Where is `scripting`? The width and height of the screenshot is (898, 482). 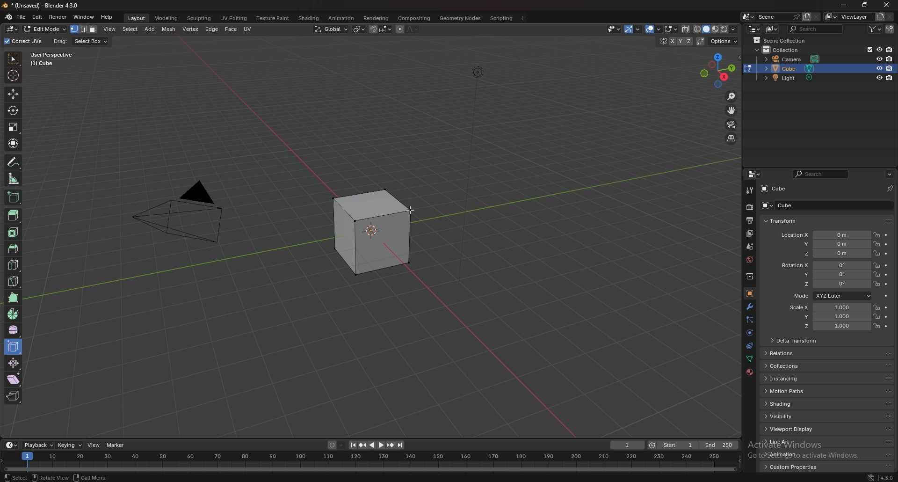
scripting is located at coordinates (500, 18).